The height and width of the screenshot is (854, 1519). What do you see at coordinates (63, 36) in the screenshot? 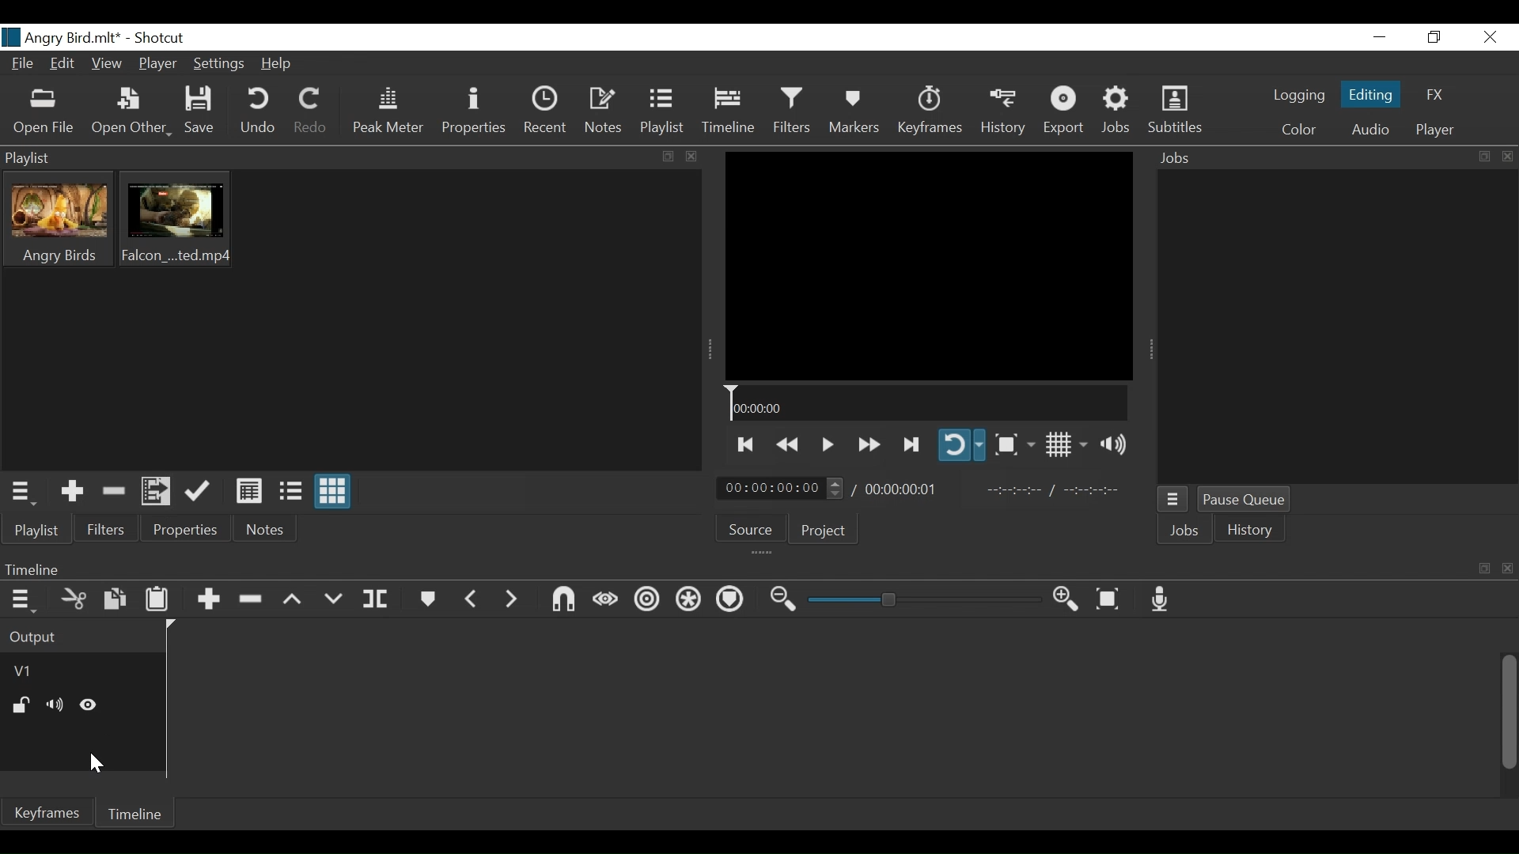
I see `File name` at bounding box center [63, 36].